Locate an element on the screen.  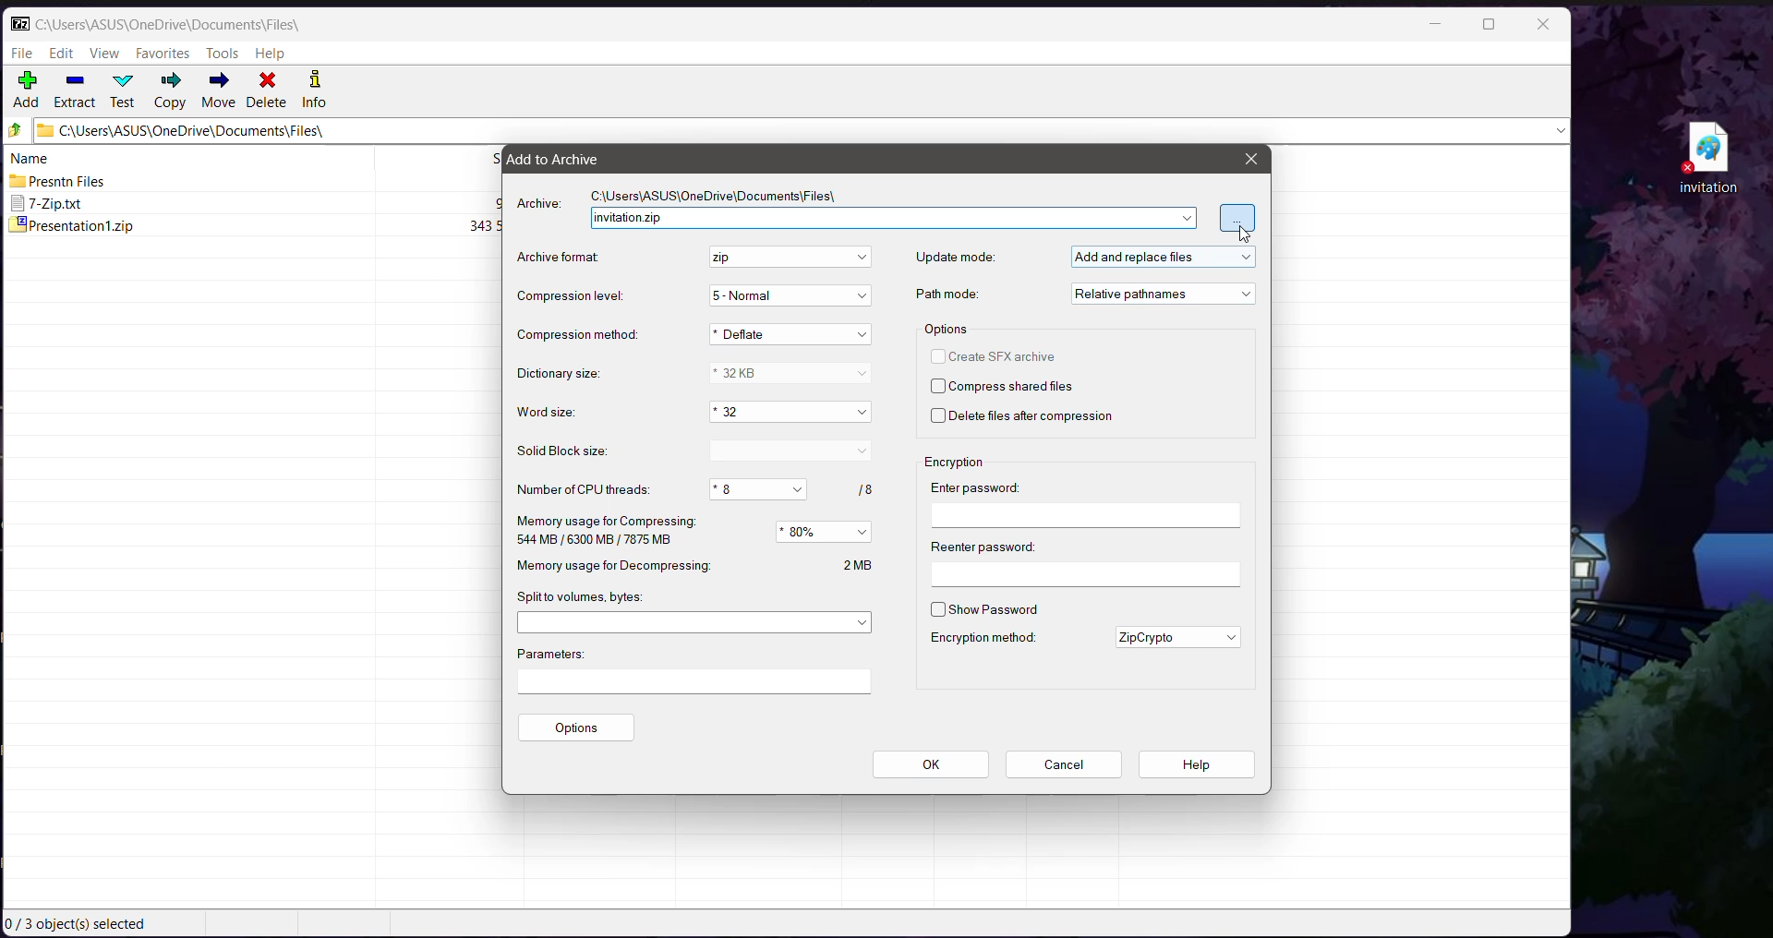
Presntn Files 2024-11-21 15.10 2024-11-20 22:14 is located at coordinates (255, 181).